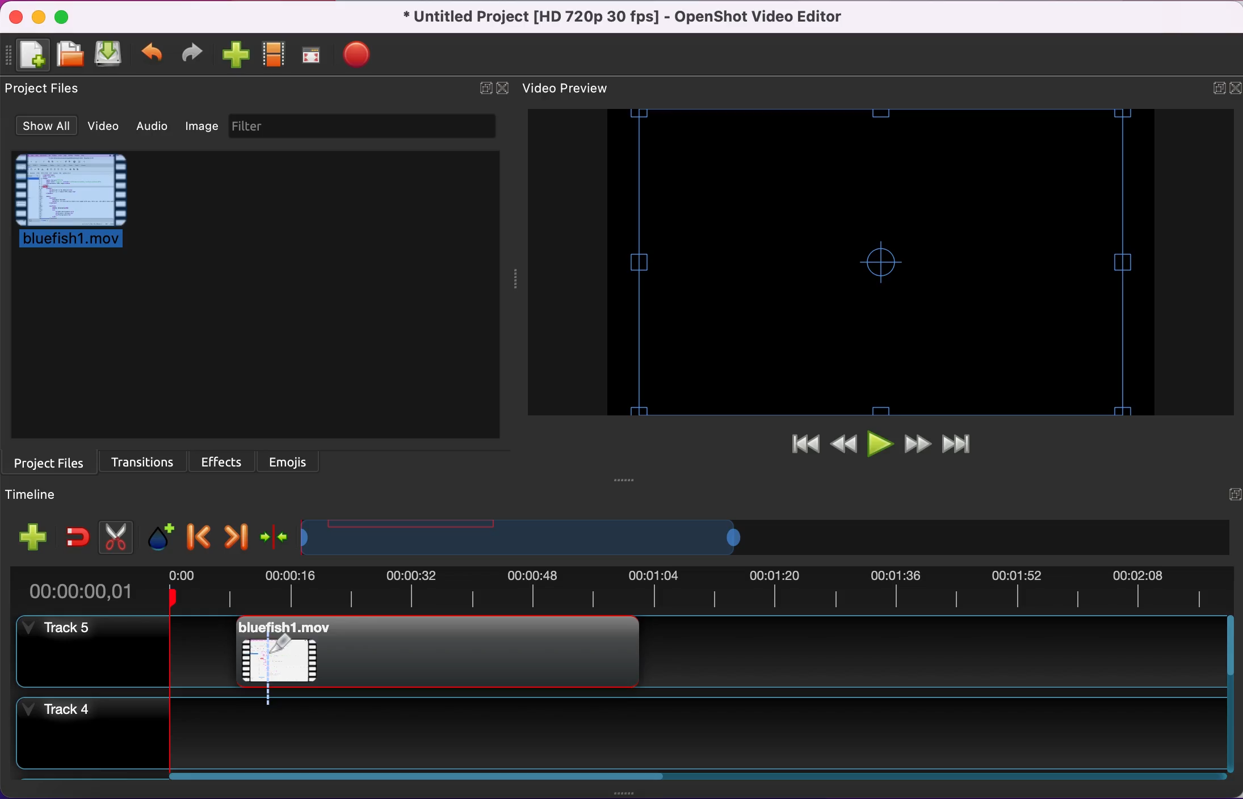 Image resolution: width=1243 pixels, height=799 pixels. I want to click on video, so click(102, 127).